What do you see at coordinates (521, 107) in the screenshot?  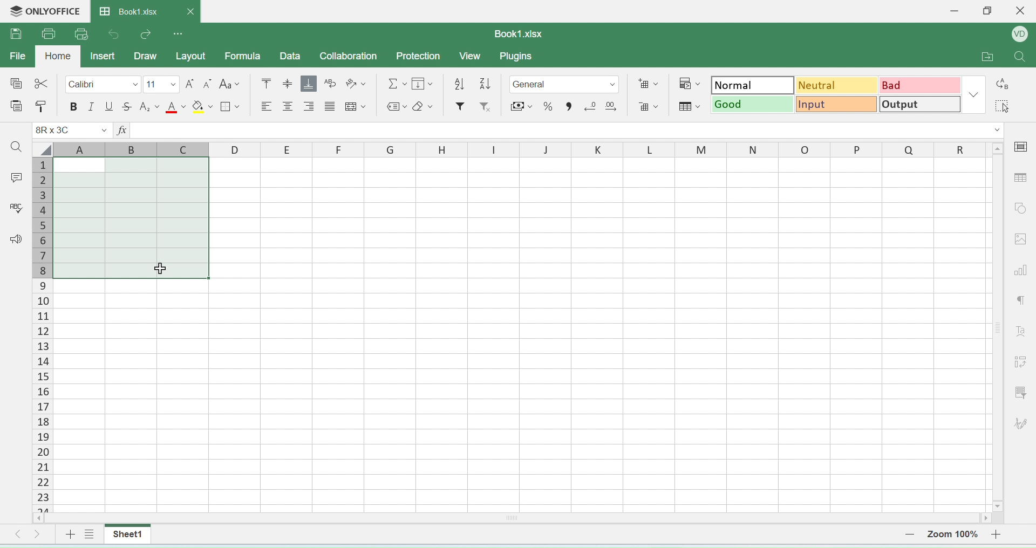 I see `` at bounding box center [521, 107].